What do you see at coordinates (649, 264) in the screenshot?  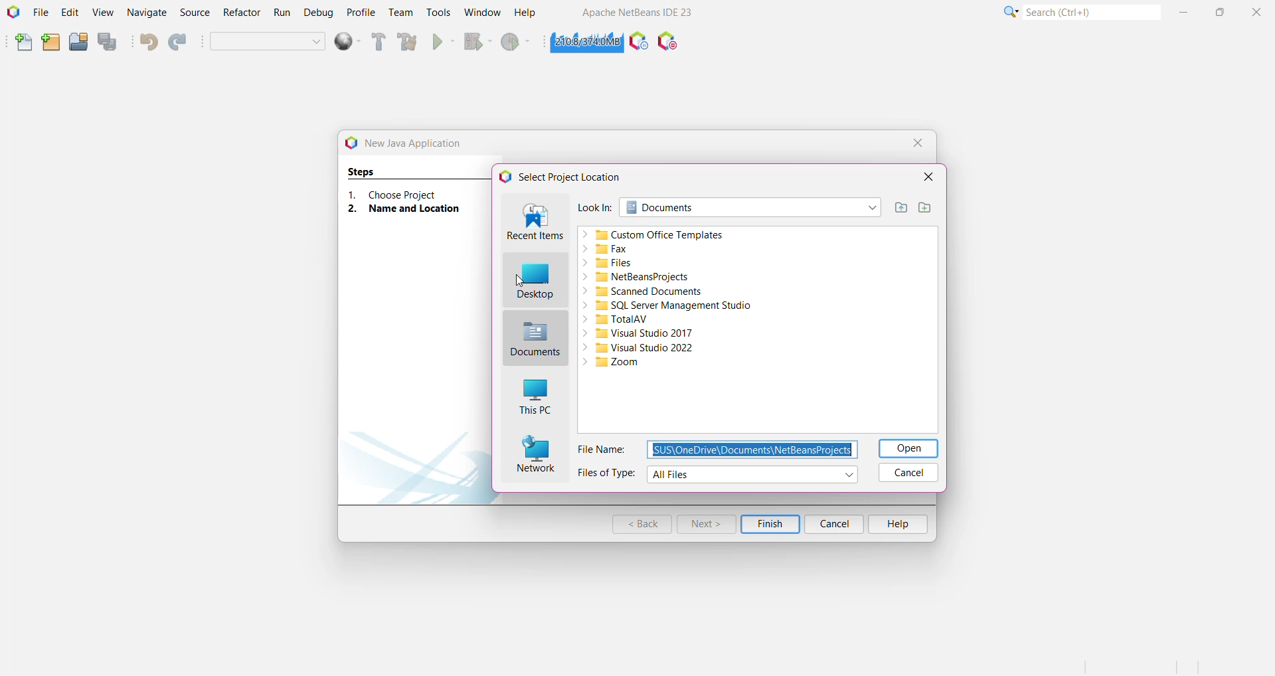 I see `Files` at bounding box center [649, 264].